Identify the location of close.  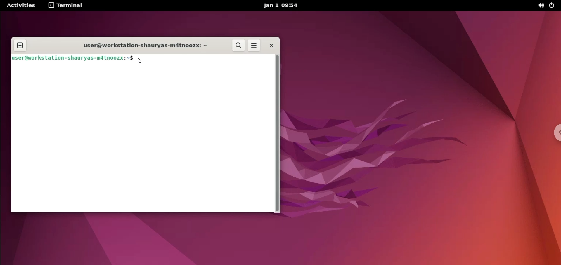
(271, 46).